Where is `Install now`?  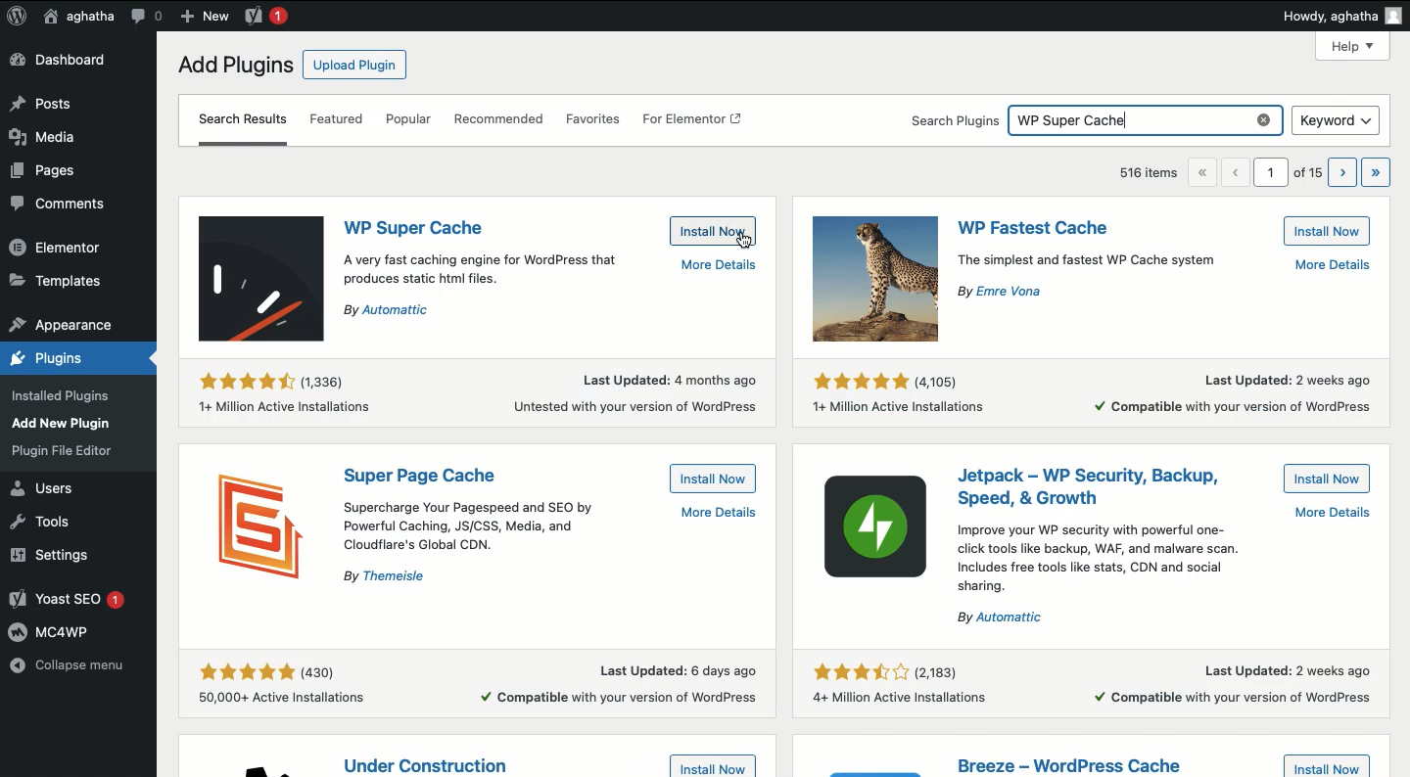
Install now is located at coordinates (1327, 479).